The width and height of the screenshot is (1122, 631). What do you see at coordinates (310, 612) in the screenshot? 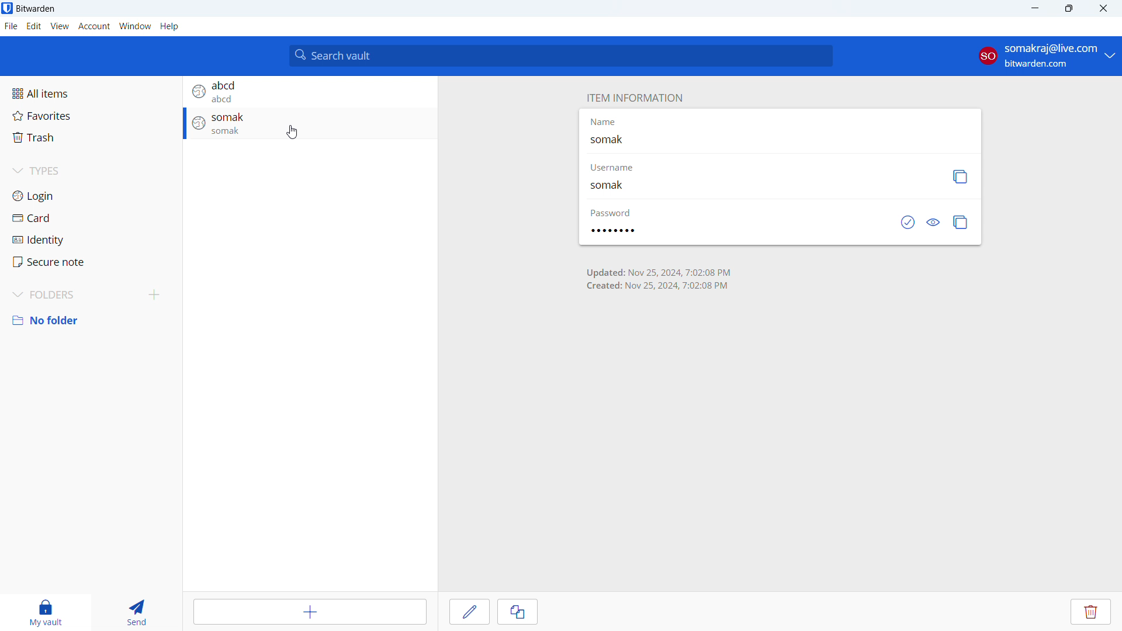
I see `add item` at bounding box center [310, 612].